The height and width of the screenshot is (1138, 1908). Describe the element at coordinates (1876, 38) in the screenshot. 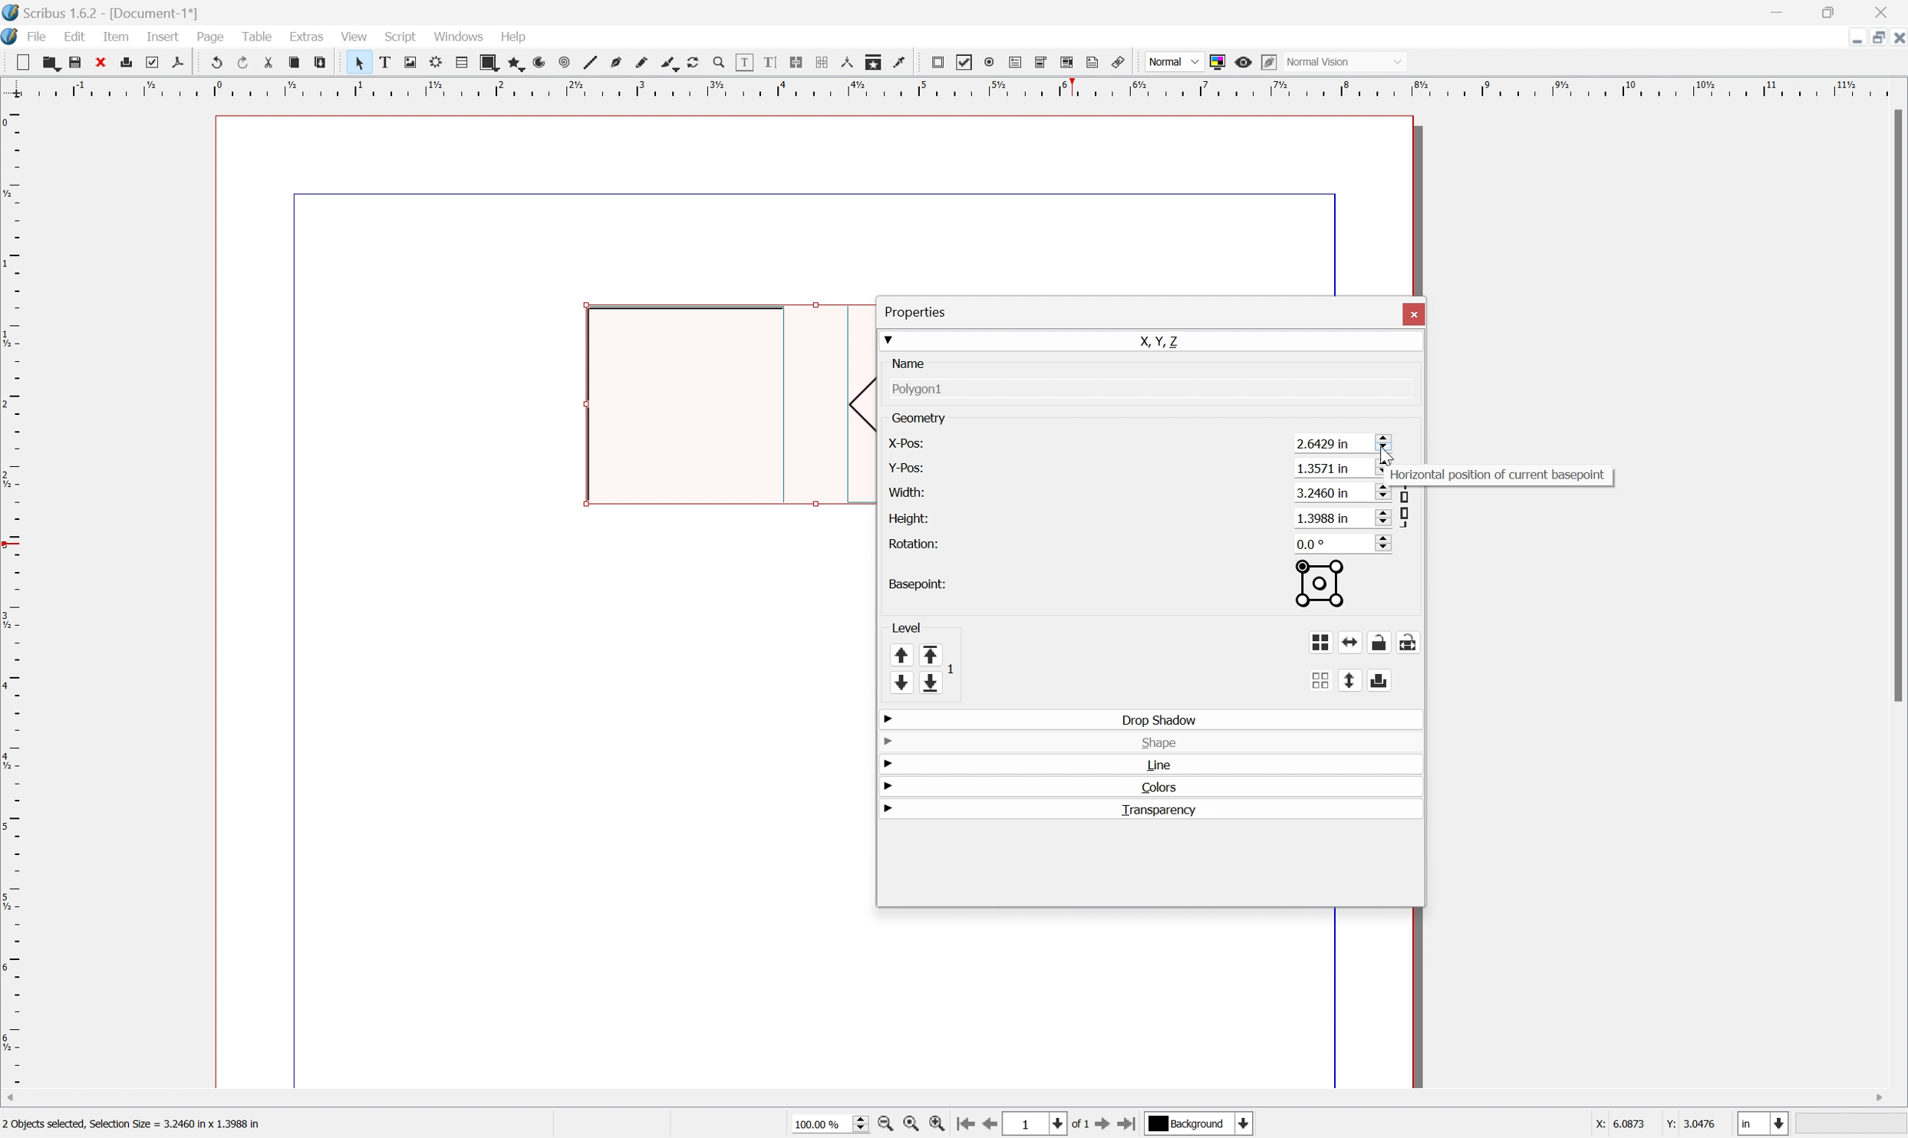

I see `Restore down` at that location.